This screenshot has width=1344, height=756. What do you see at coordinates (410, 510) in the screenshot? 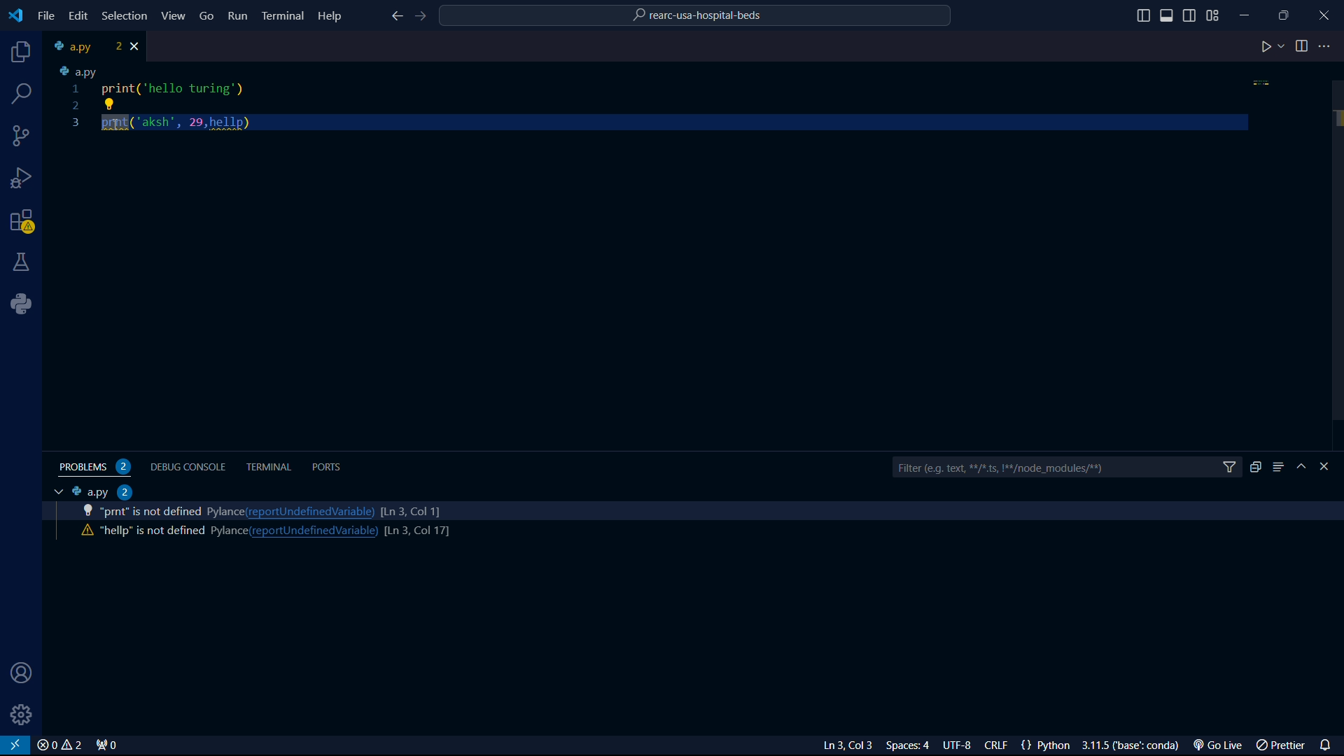
I see `line count` at bounding box center [410, 510].